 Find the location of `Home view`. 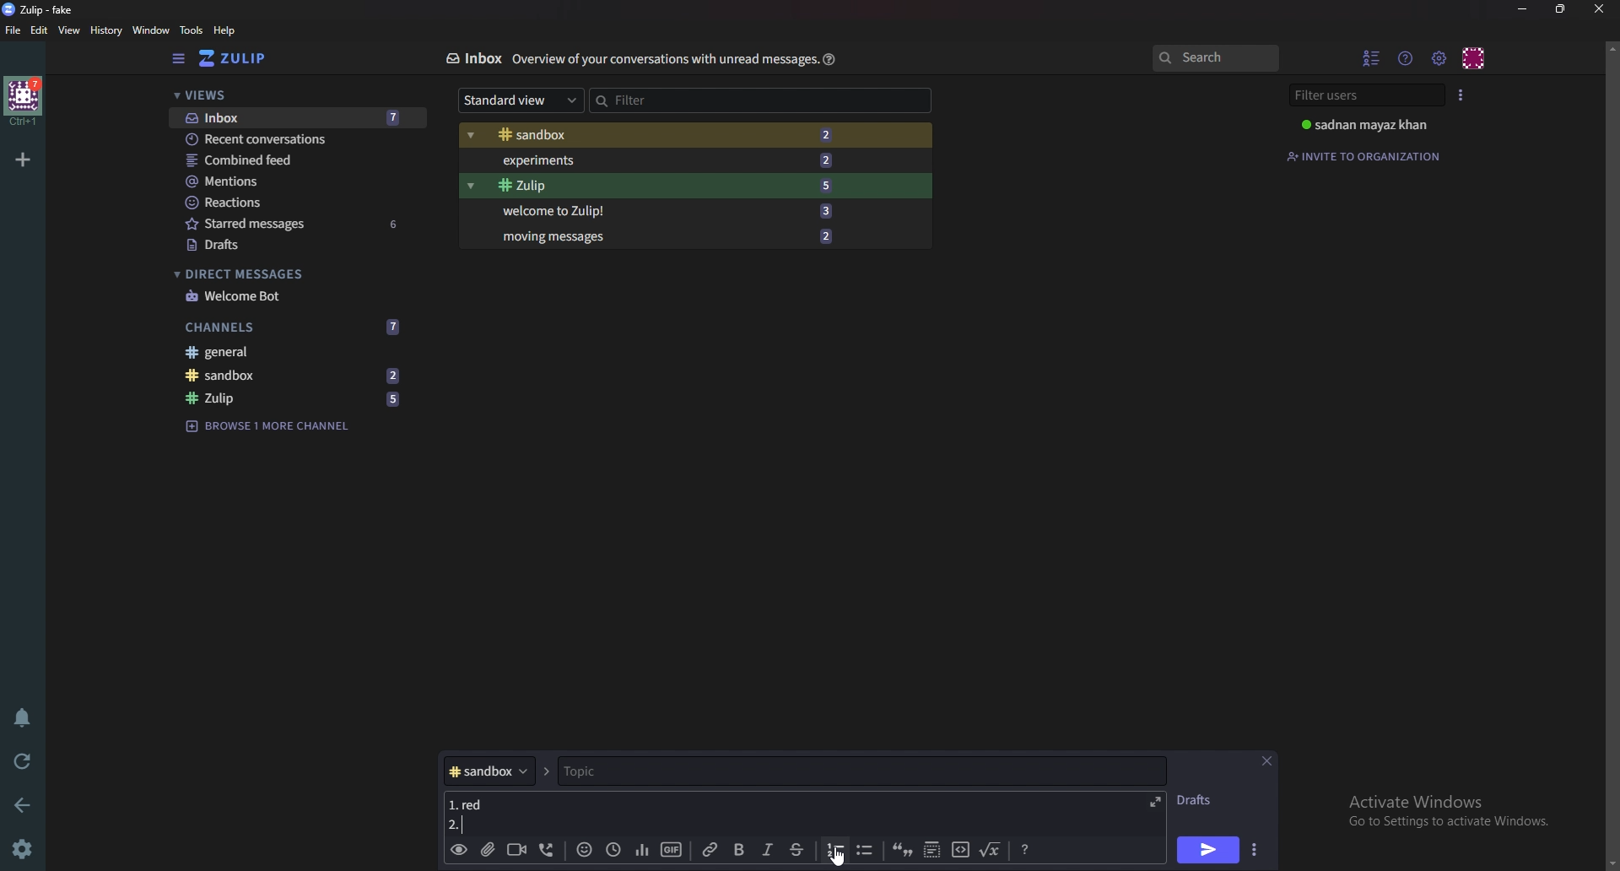

Home view is located at coordinates (245, 58).